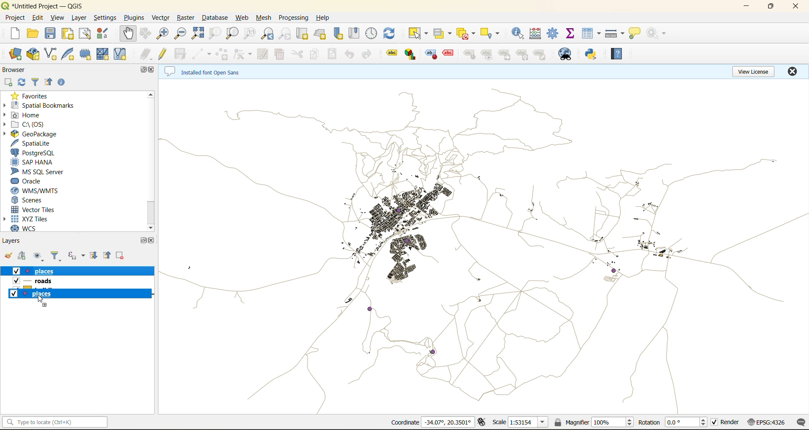  I want to click on web, so click(243, 19).